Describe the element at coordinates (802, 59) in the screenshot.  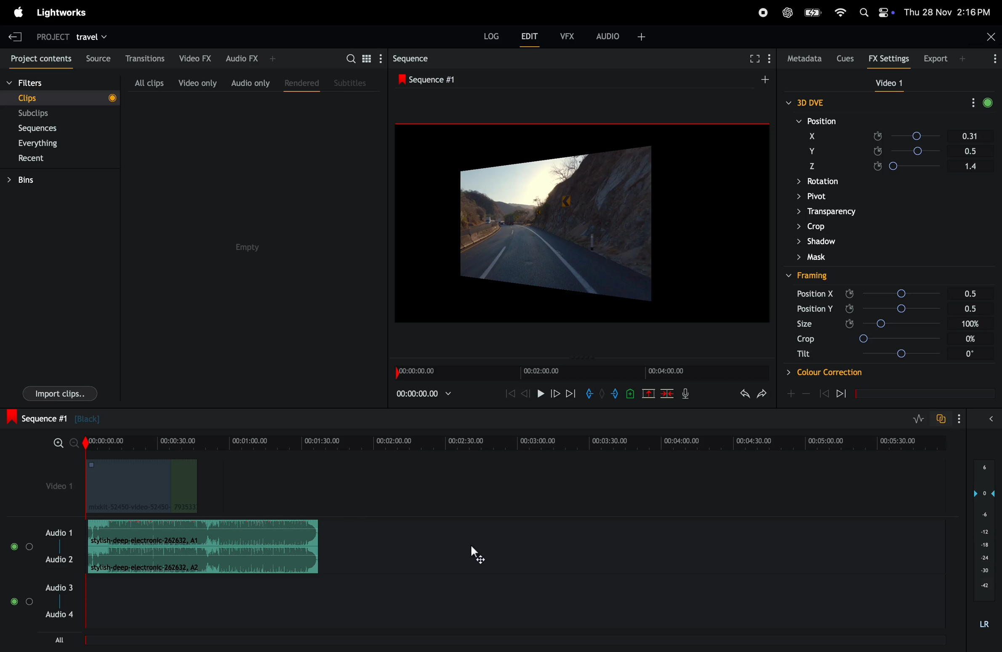
I see `metadata` at that location.